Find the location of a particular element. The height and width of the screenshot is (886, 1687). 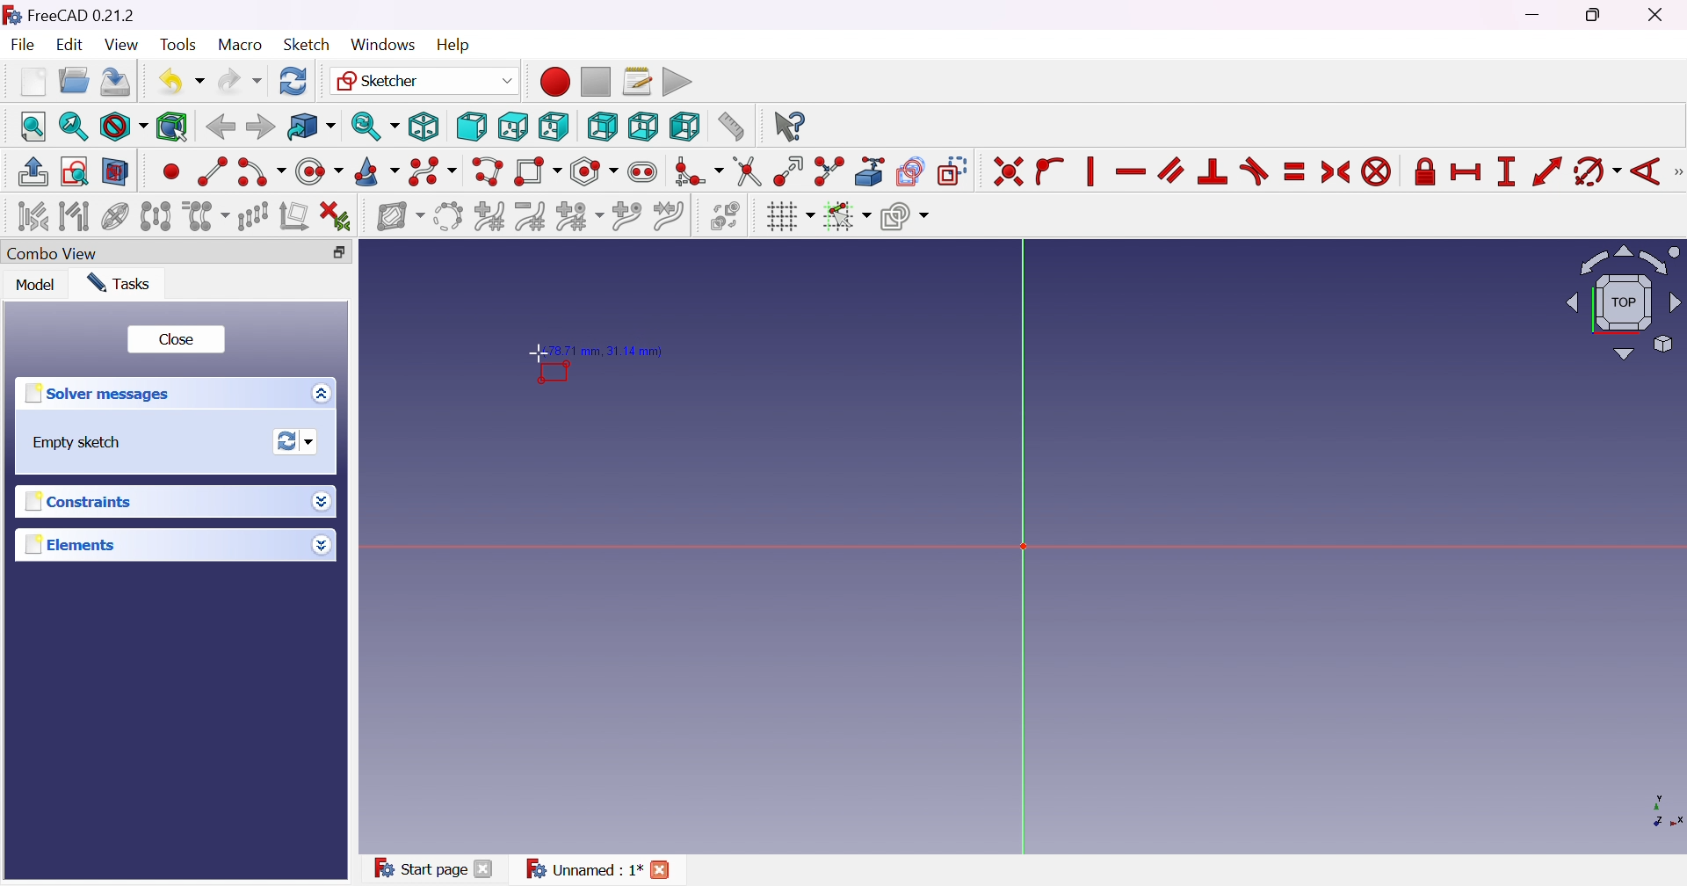

Constraints is located at coordinates (89, 500).